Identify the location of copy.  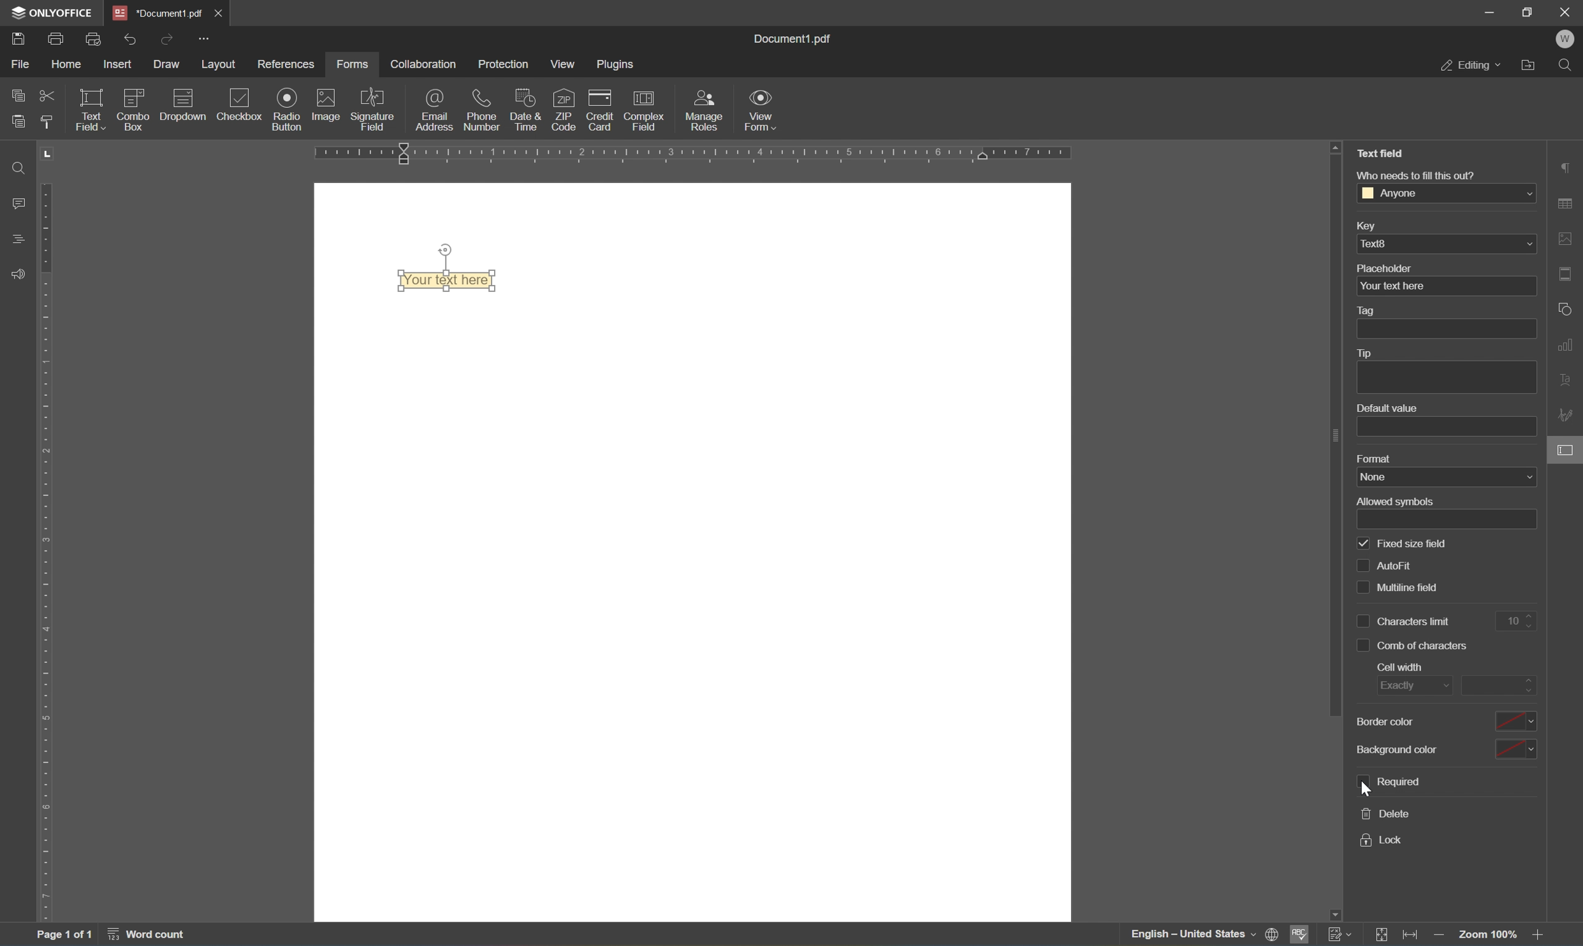
(16, 96).